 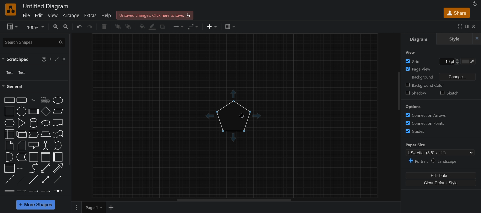 I want to click on close, so click(x=64, y=59).